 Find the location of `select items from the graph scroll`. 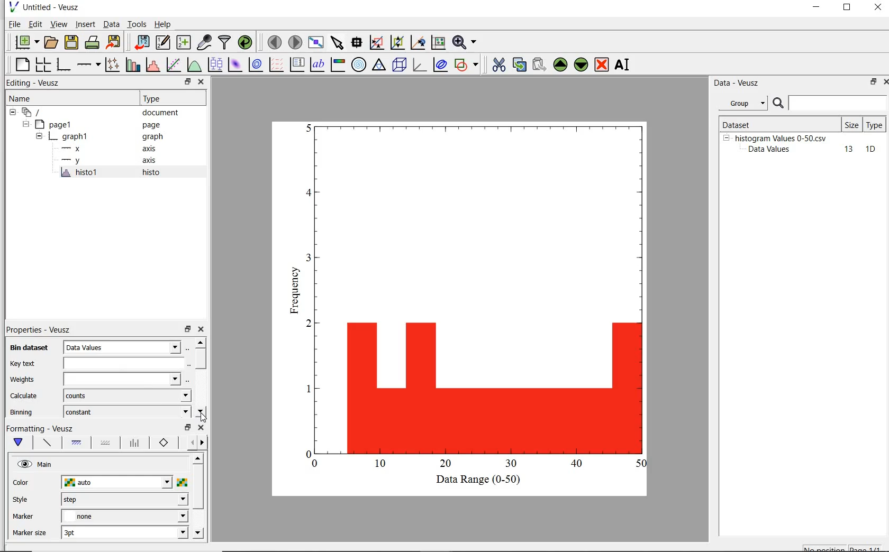

select items from the graph scroll is located at coordinates (338, 41).